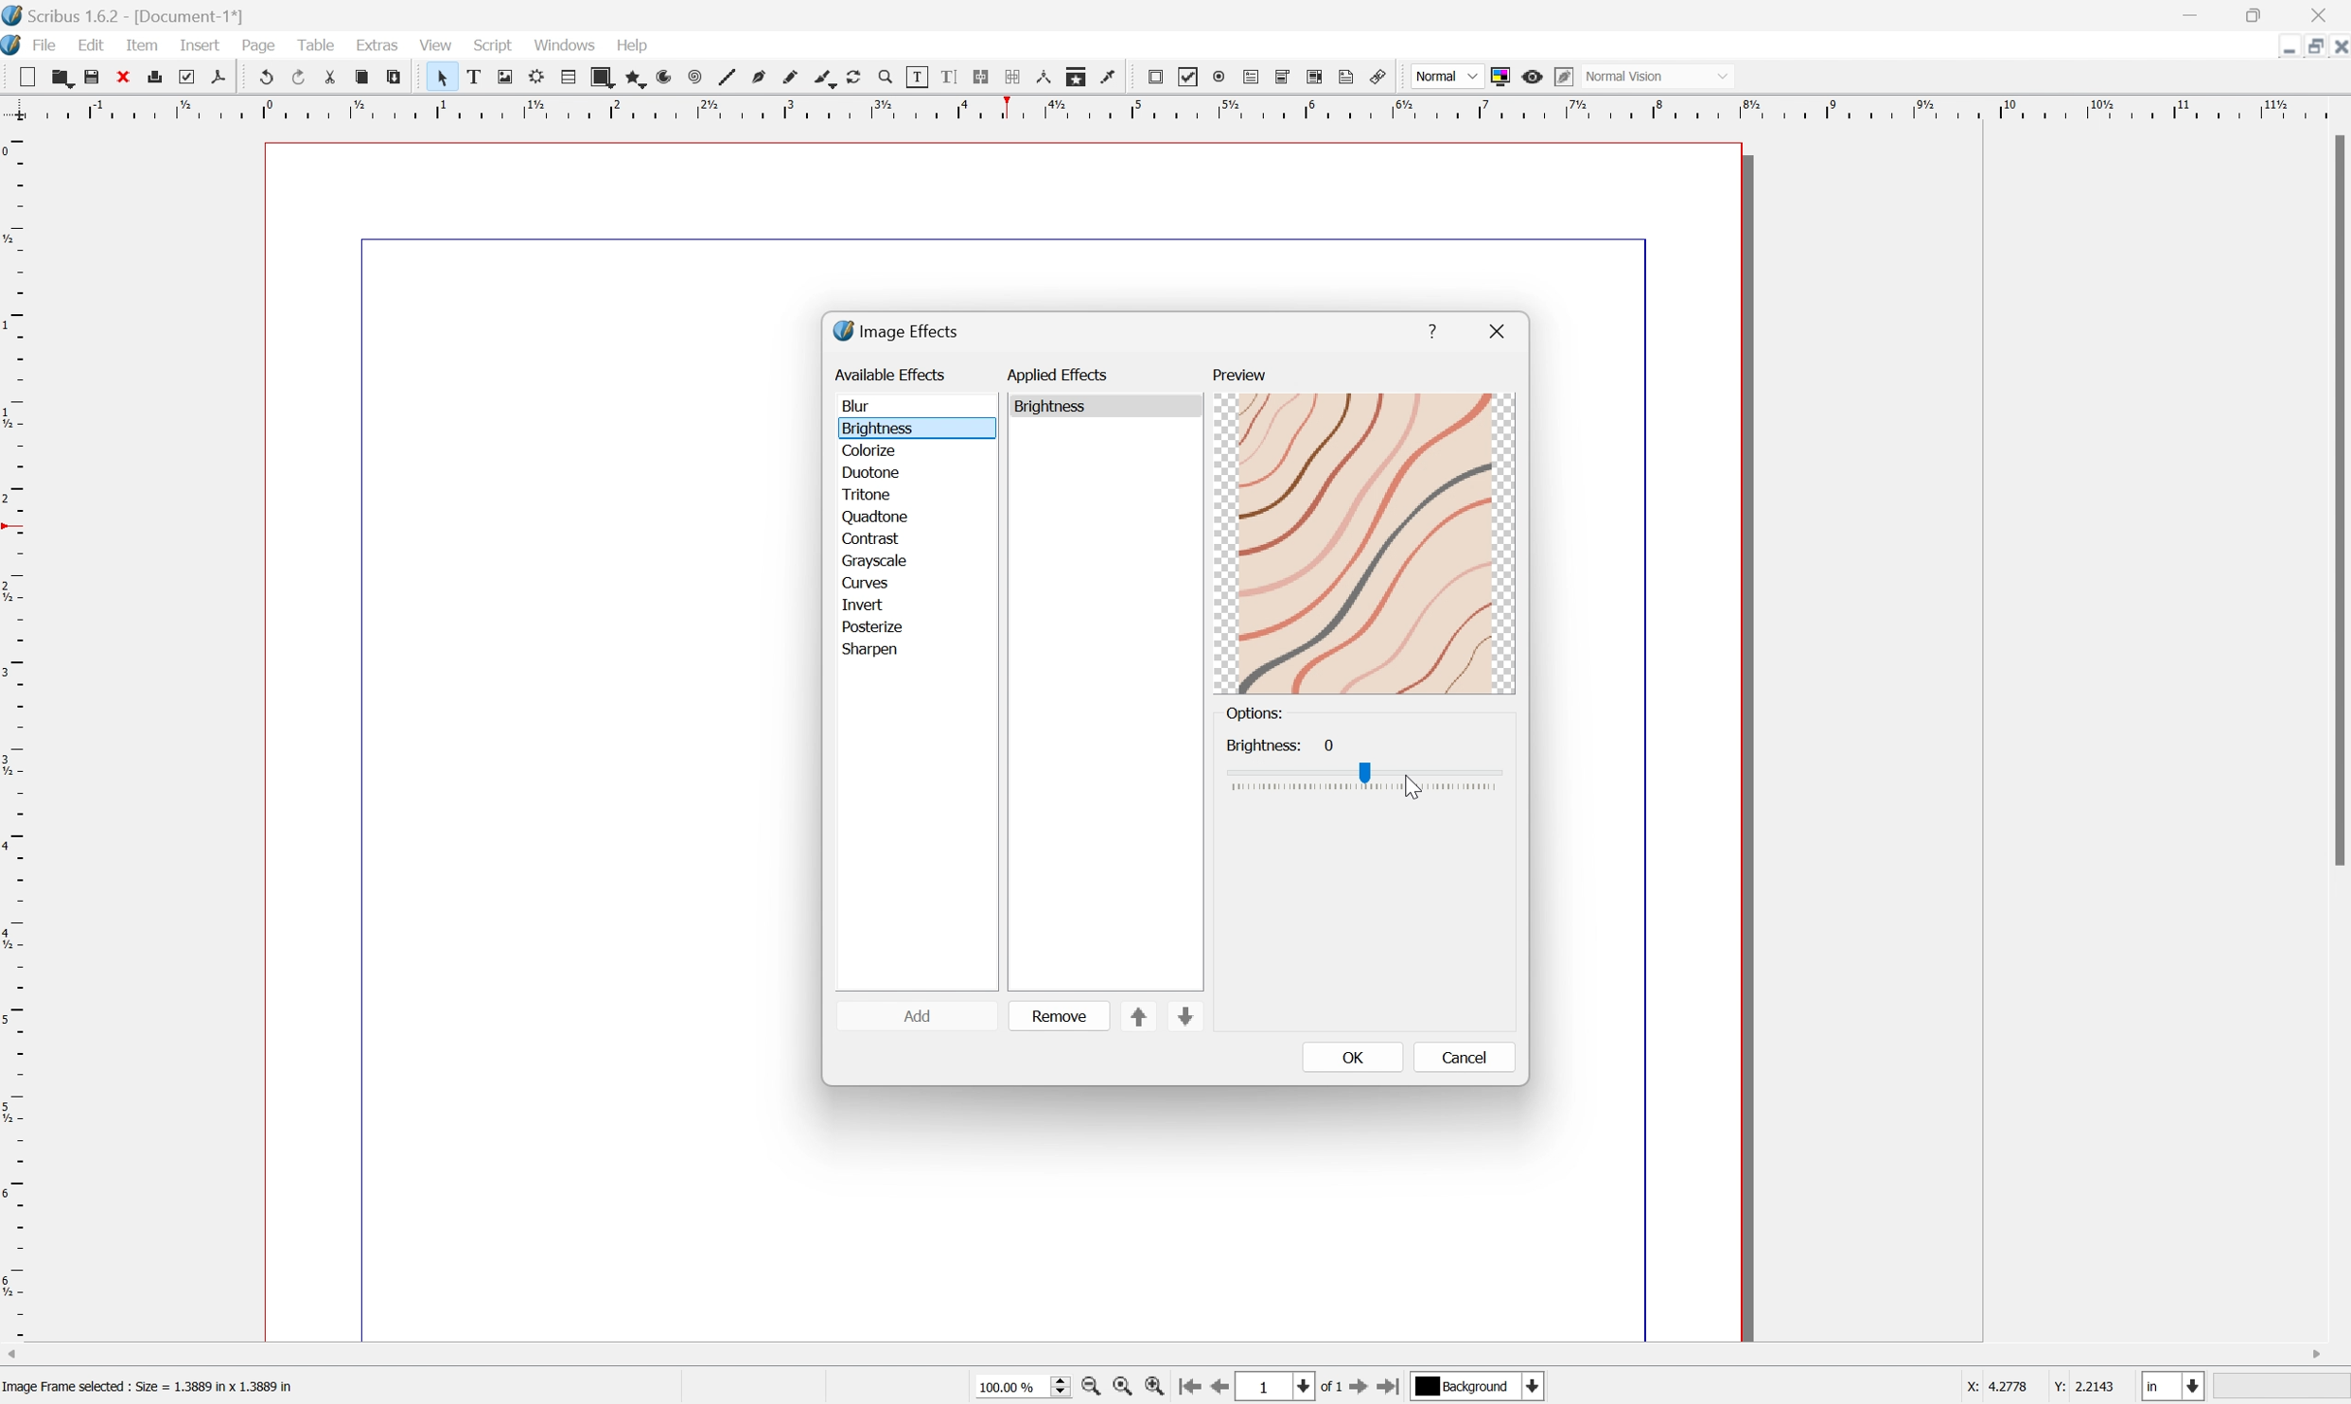  Describe the element at coordinates (502, 73) in the screenshot. I see `Image frame` at that location.